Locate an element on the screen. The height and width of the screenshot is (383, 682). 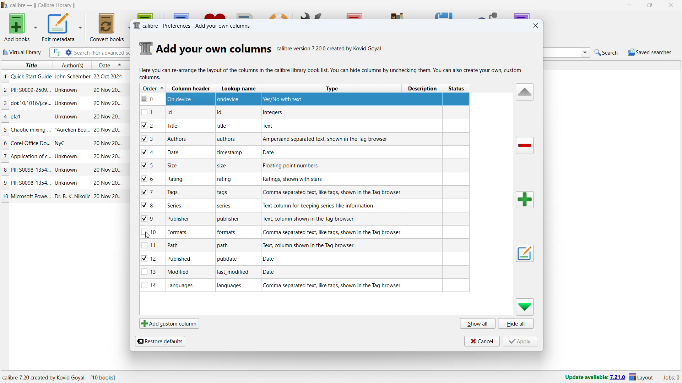
move column up is located at coordinates (524, 92).